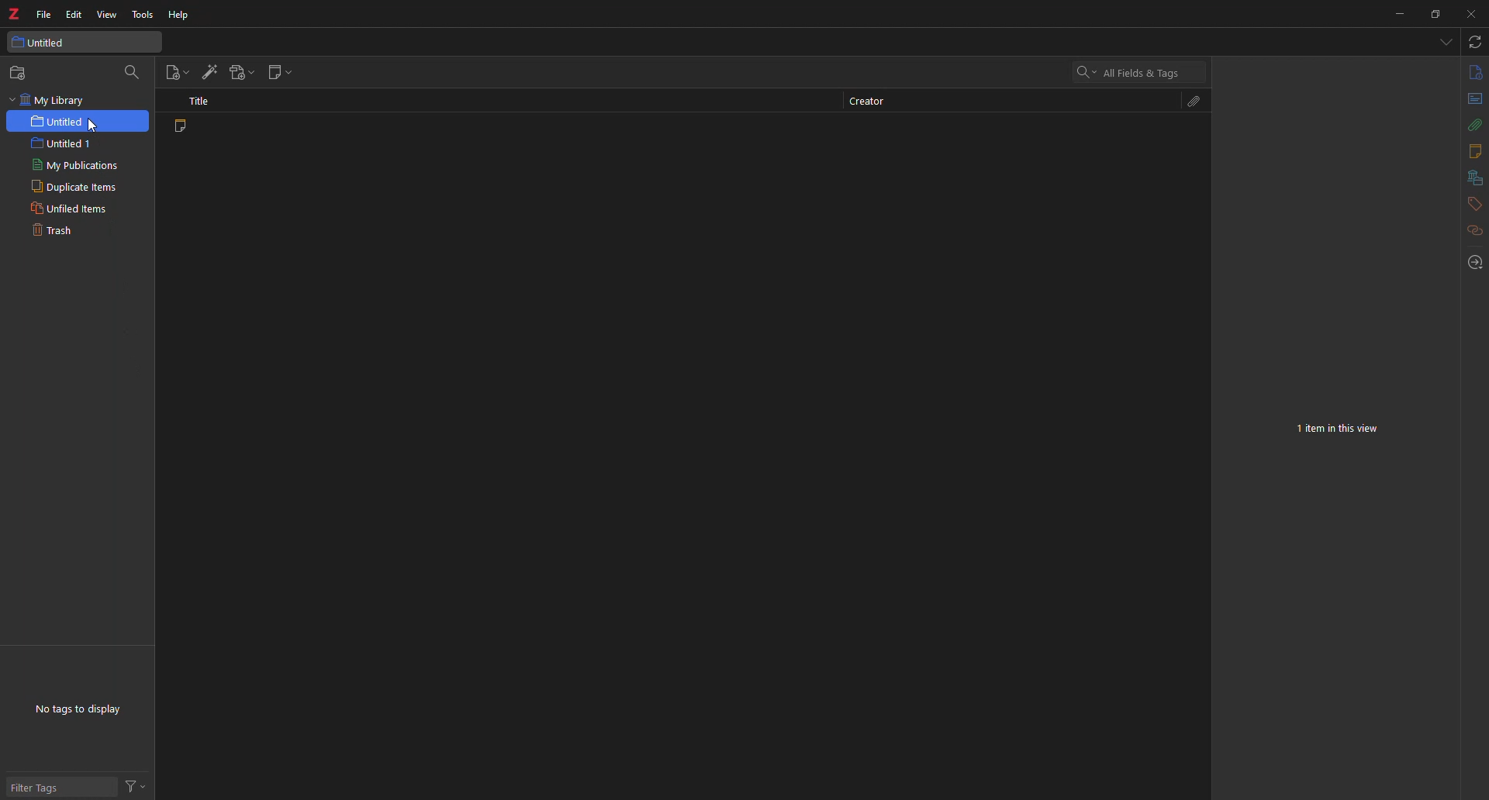 The width and height of the screenshot is (1489, 800). I want to click on search, so click(136, 72).